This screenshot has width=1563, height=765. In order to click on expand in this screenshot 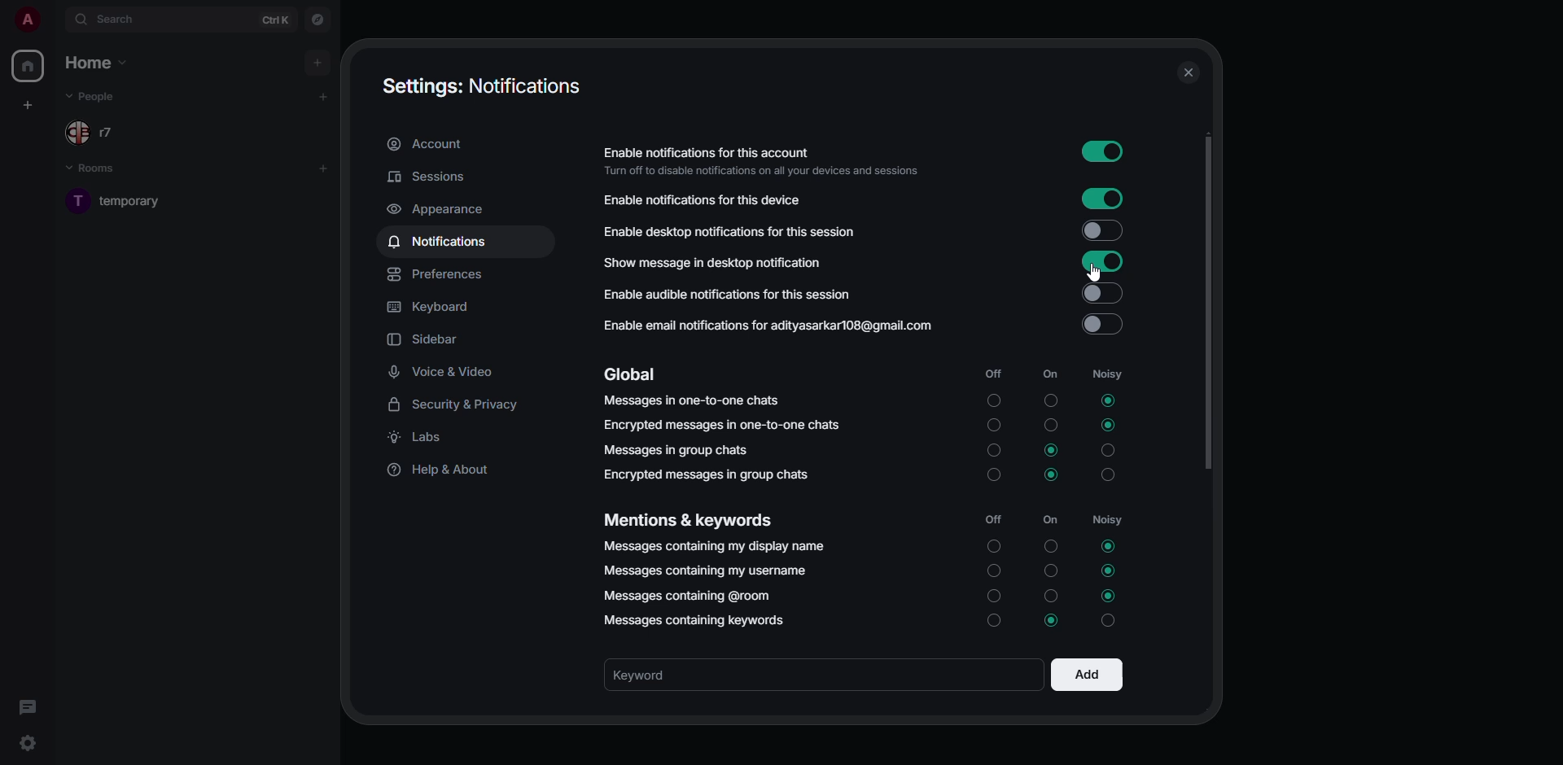, I will do `click(55, 19)`.